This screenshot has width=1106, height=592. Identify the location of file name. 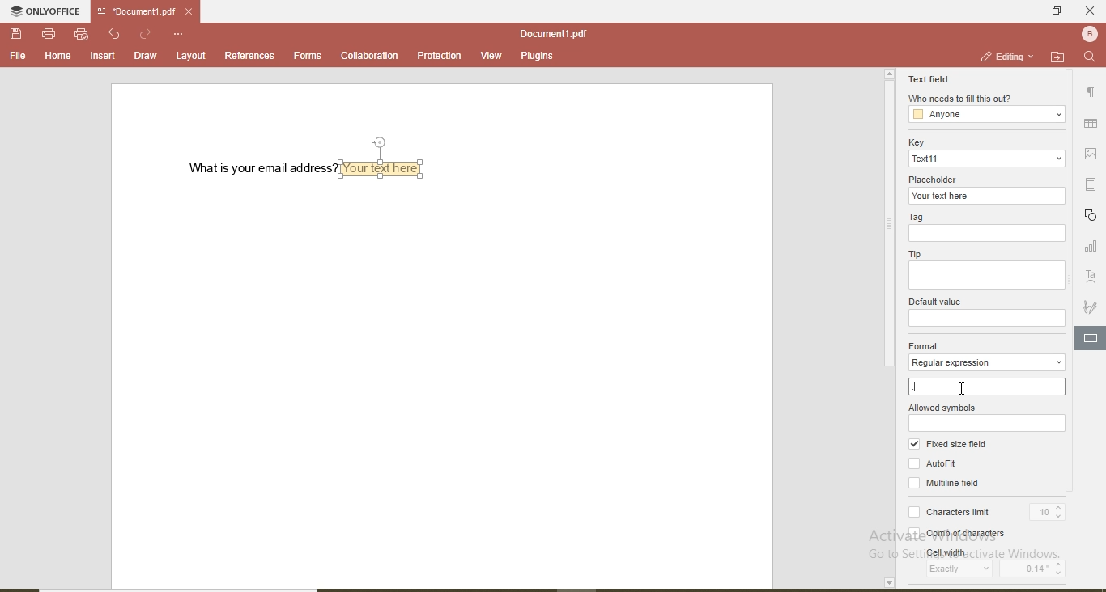
(133, 12).